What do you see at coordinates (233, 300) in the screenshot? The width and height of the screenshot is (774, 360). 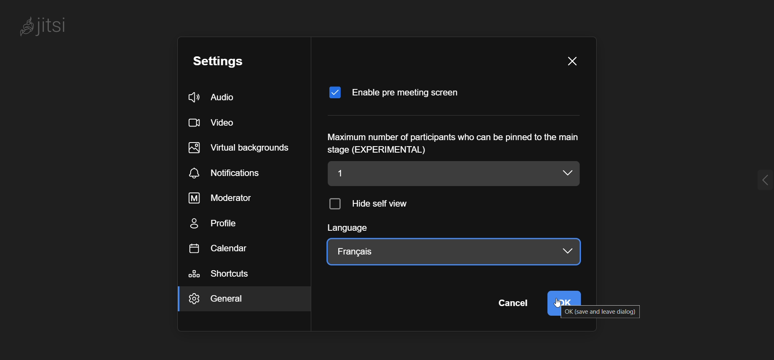 I see `General` at bounding box center [233, 300].